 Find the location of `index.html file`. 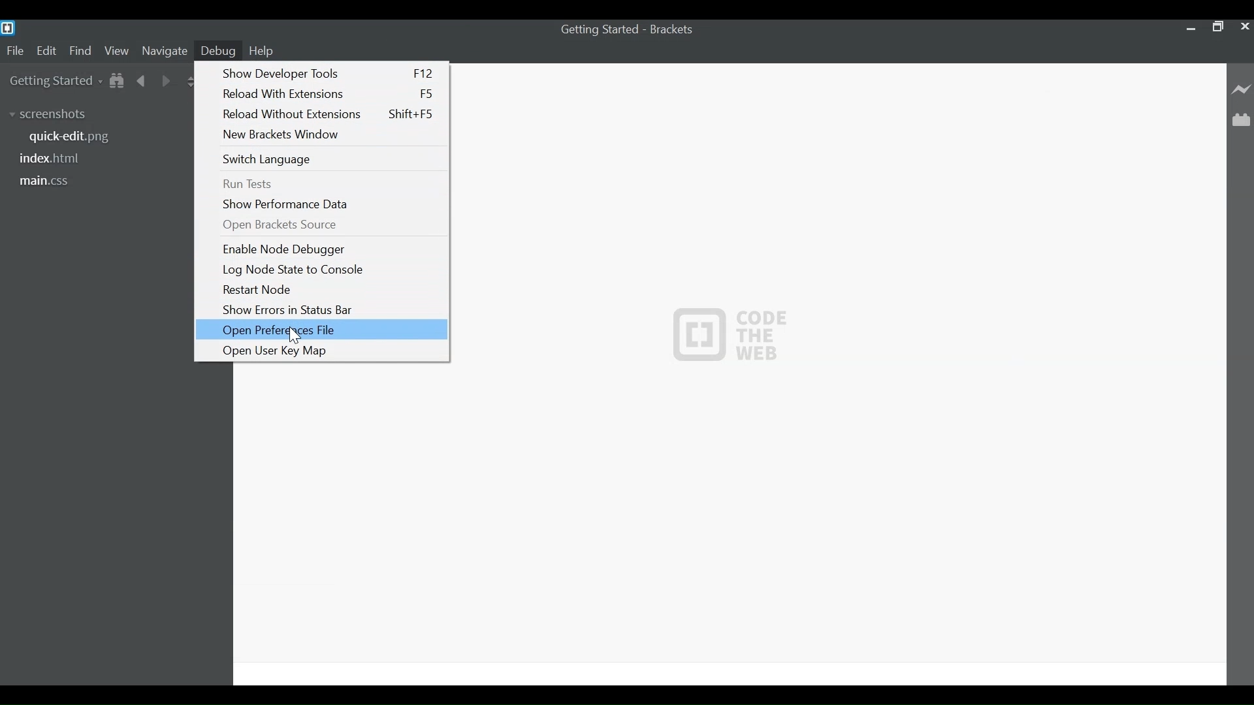

index.html file is located at coordinates (54, 159).